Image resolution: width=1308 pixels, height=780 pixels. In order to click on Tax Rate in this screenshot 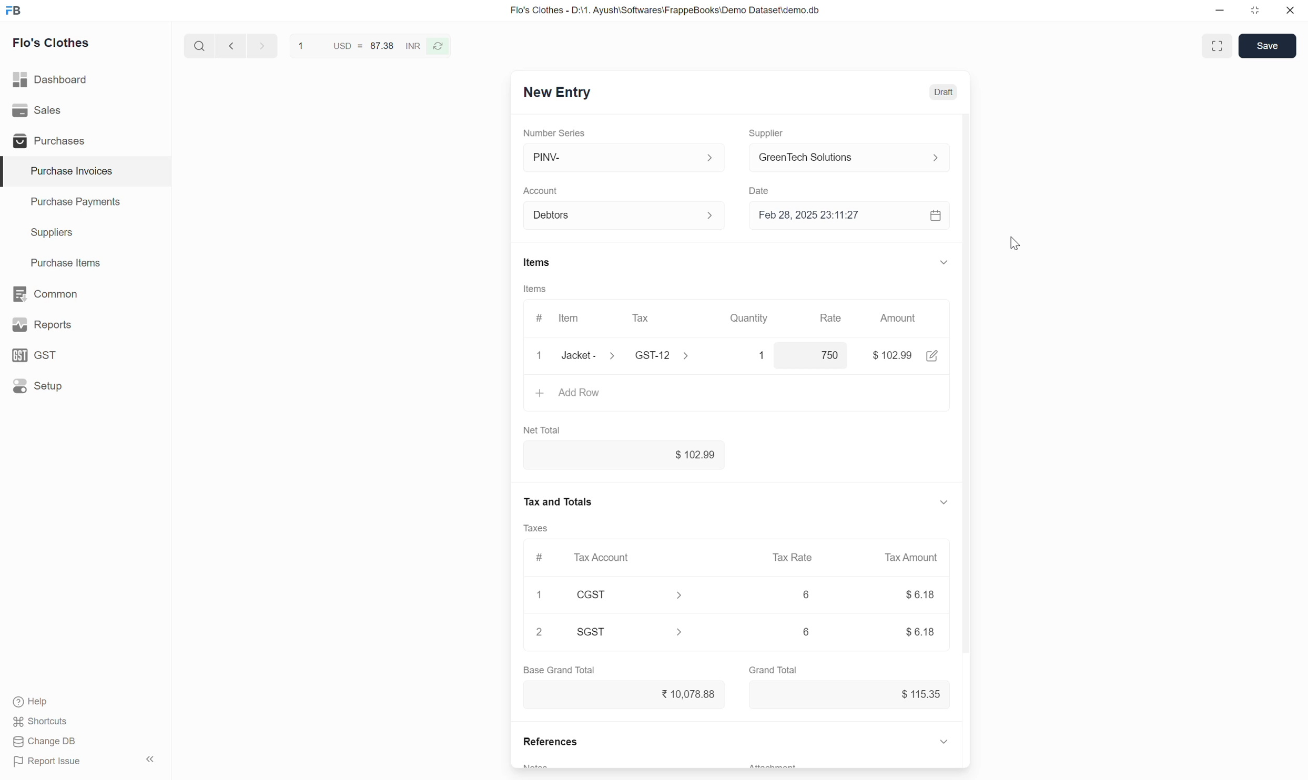, I will do `click(793, 557)`.